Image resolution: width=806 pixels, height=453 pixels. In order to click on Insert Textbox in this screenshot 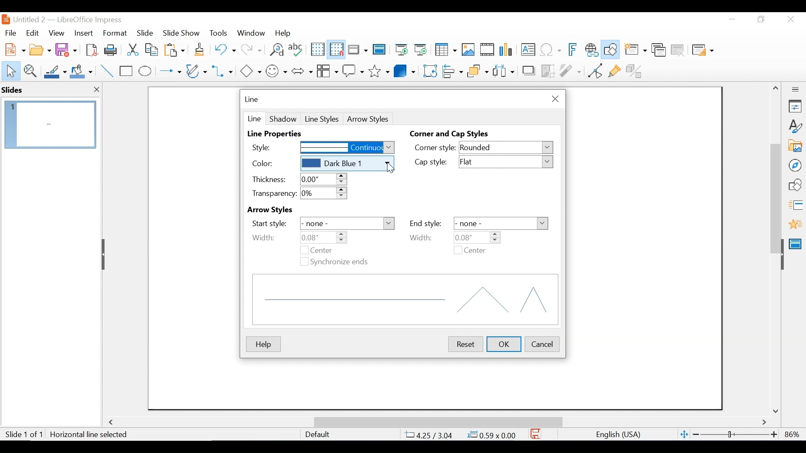, I will do `click(527, 50)`.